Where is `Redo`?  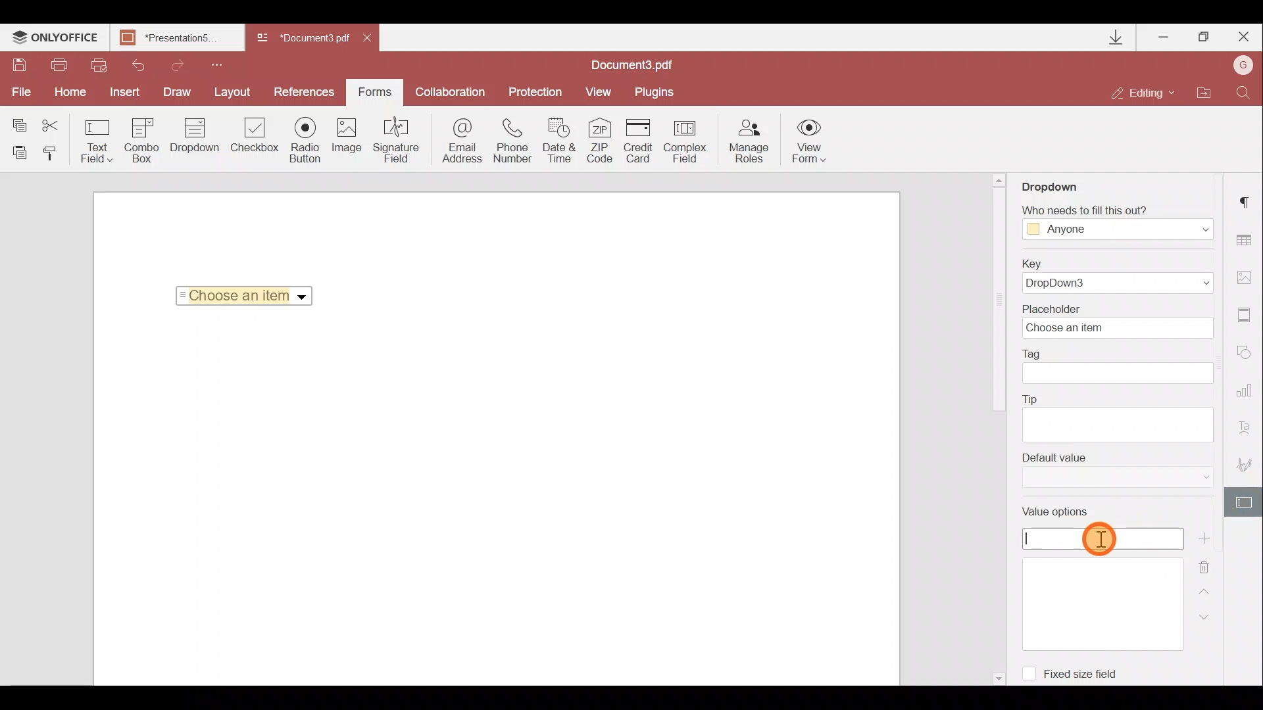 Redo is located at coordinates (178, 64).